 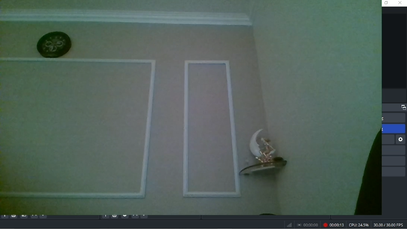 I want to click on CPU:16.4%, so click(x=359, y=225).